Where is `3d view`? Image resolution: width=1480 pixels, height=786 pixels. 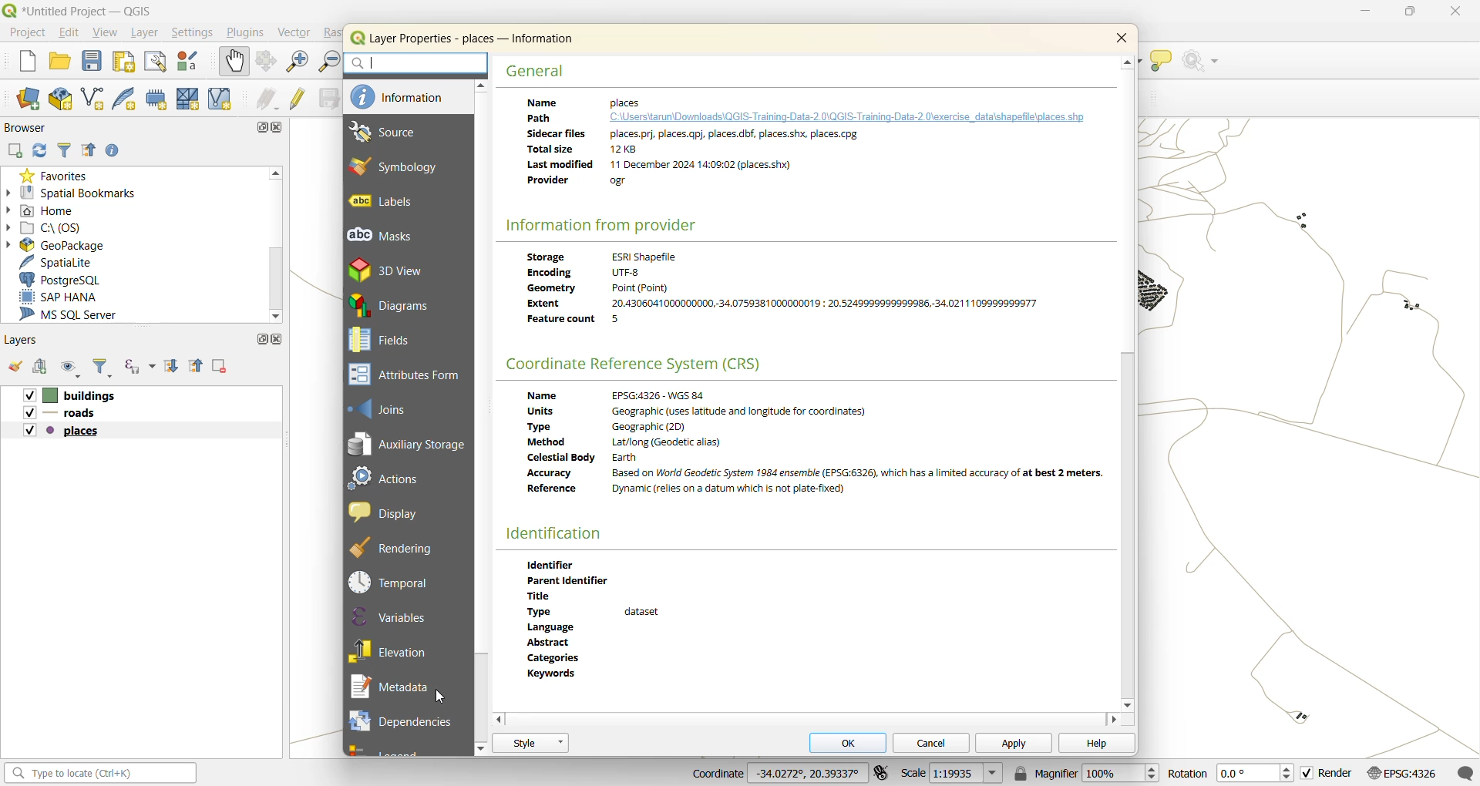
3d view is located at coordinates (388, 268).